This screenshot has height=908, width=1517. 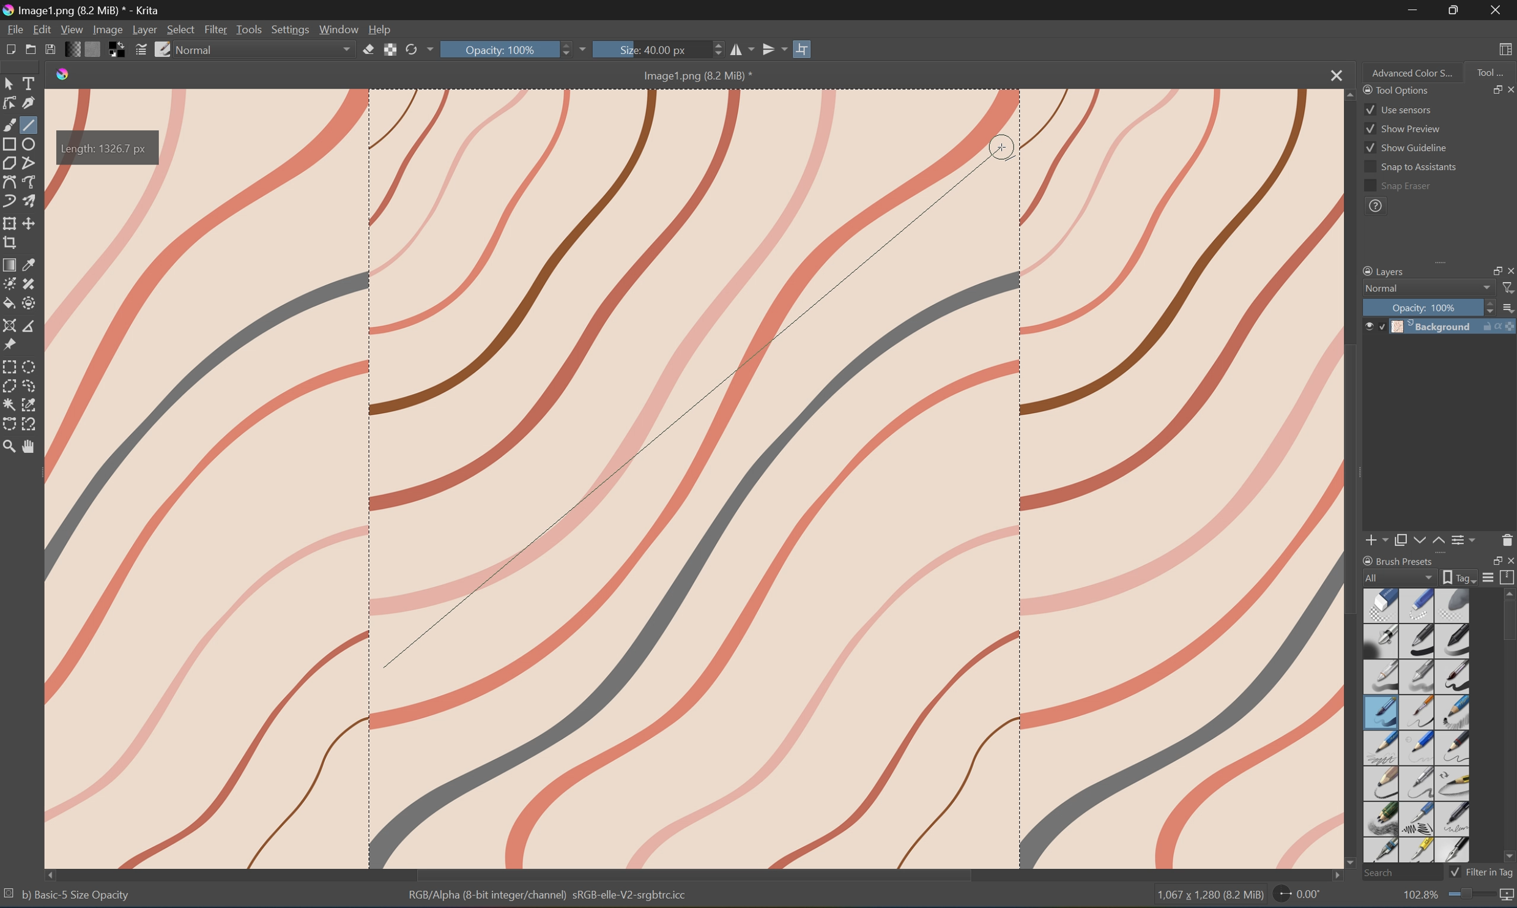 I want to click on Polyline tool, so click(x=29, y=163).